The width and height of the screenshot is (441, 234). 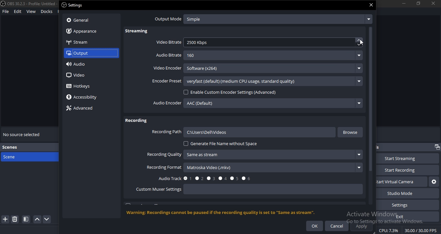 I want to click on accessiblity, so click(x=83, y=97).